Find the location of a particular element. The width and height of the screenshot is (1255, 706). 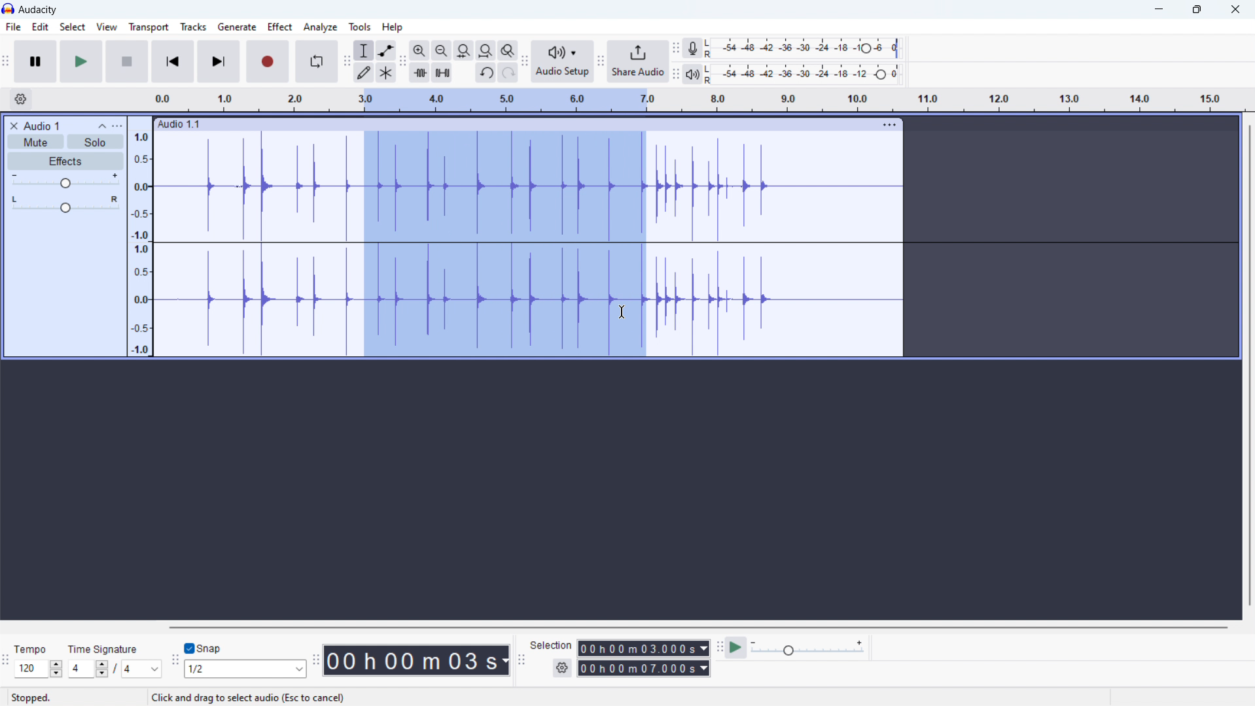

zoom in is located at coordinates (420, 50).